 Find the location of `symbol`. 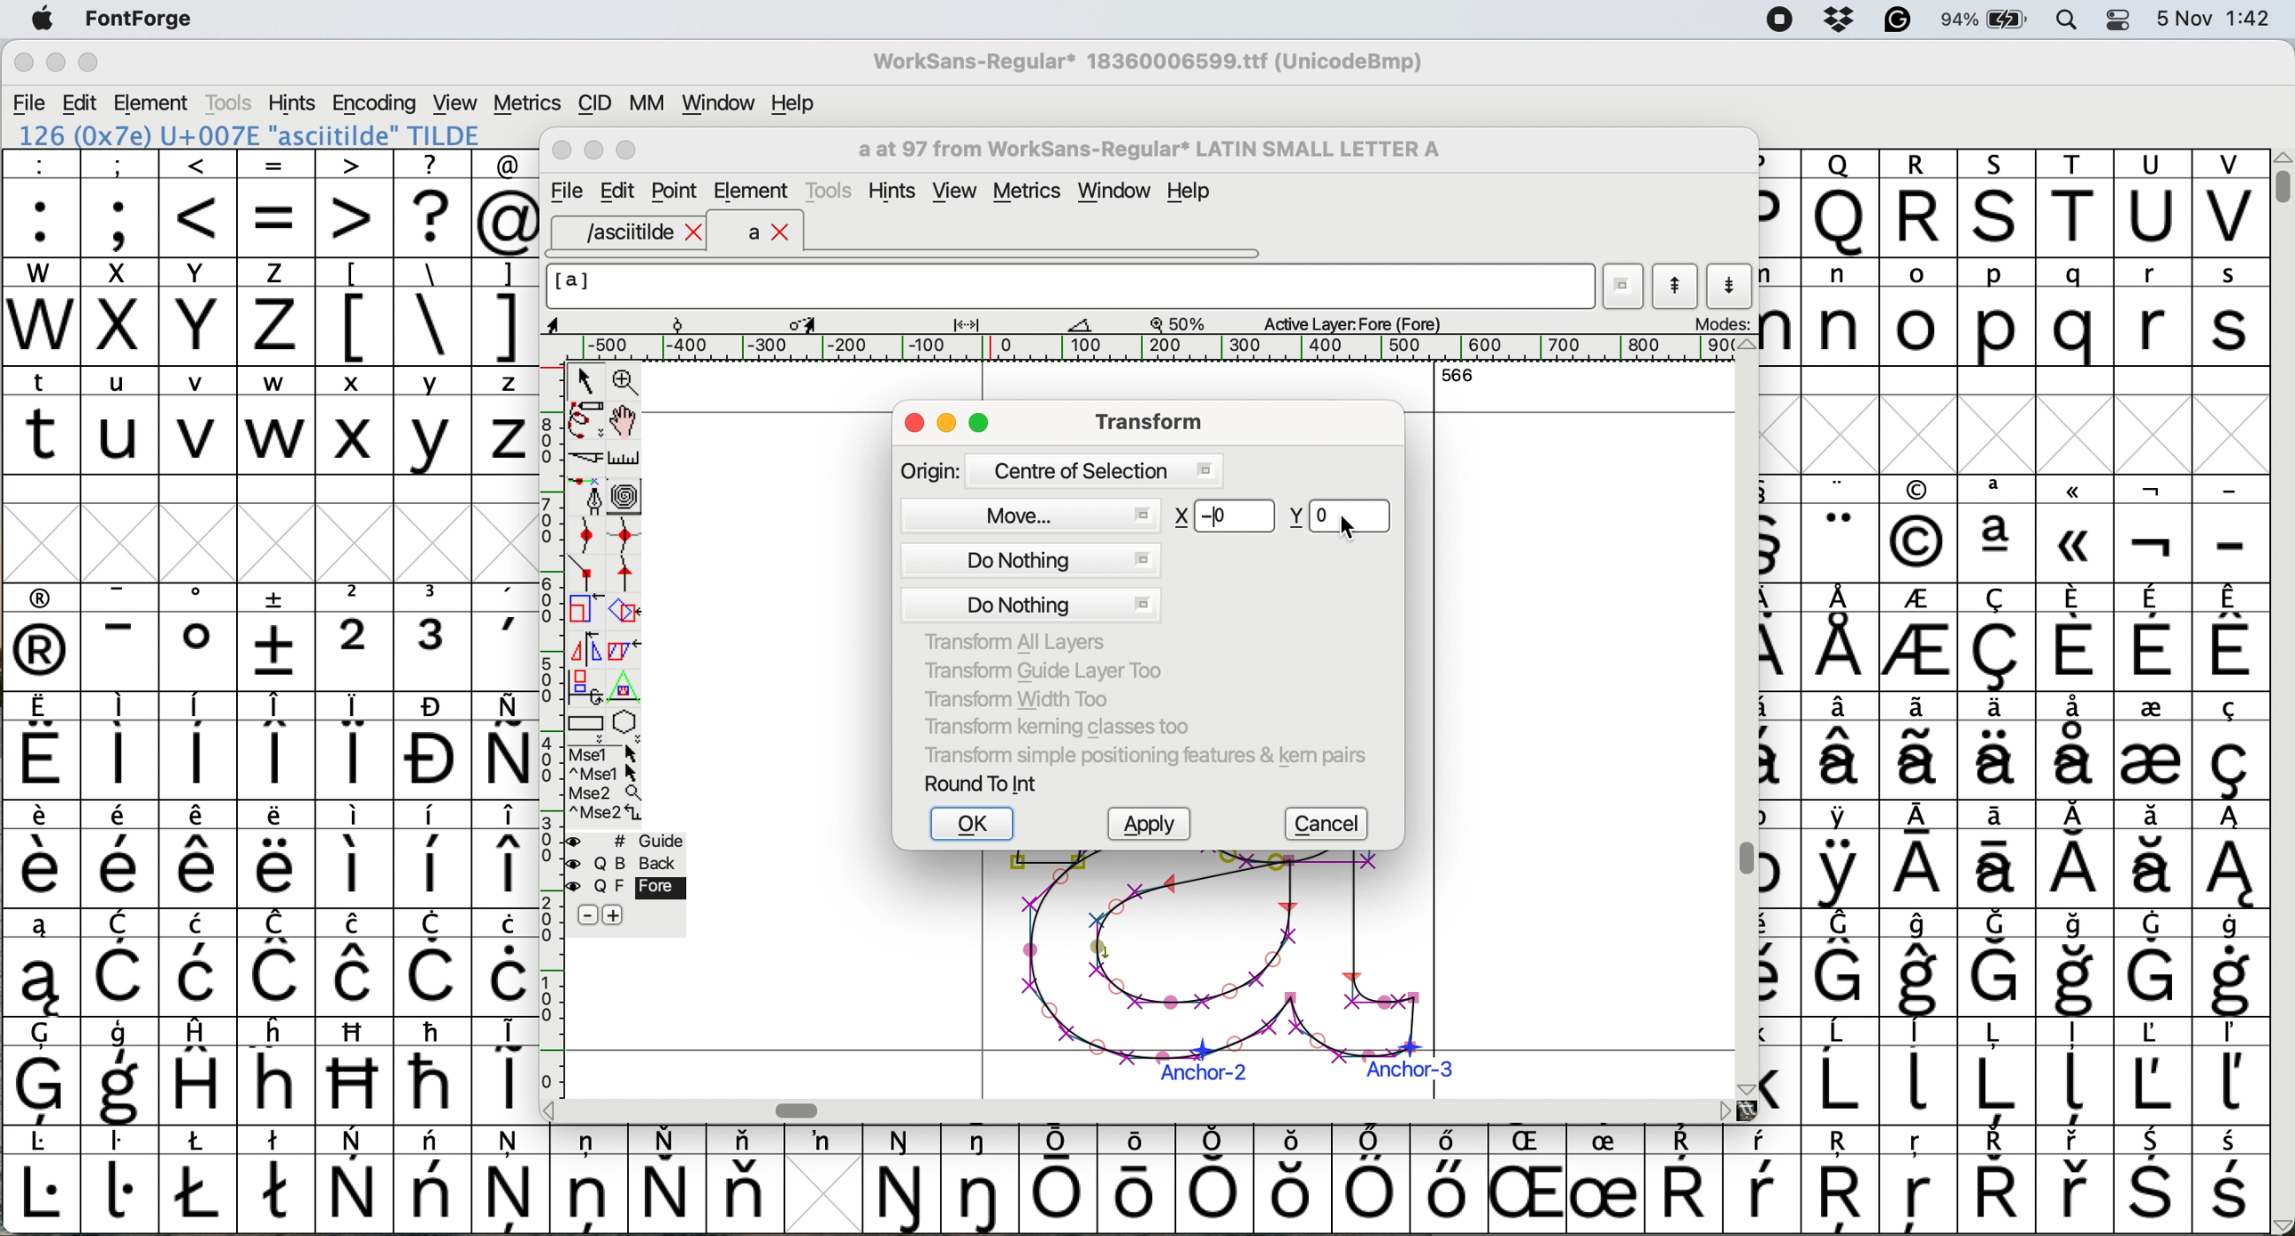

symbol is located at coordinates (203, 963).